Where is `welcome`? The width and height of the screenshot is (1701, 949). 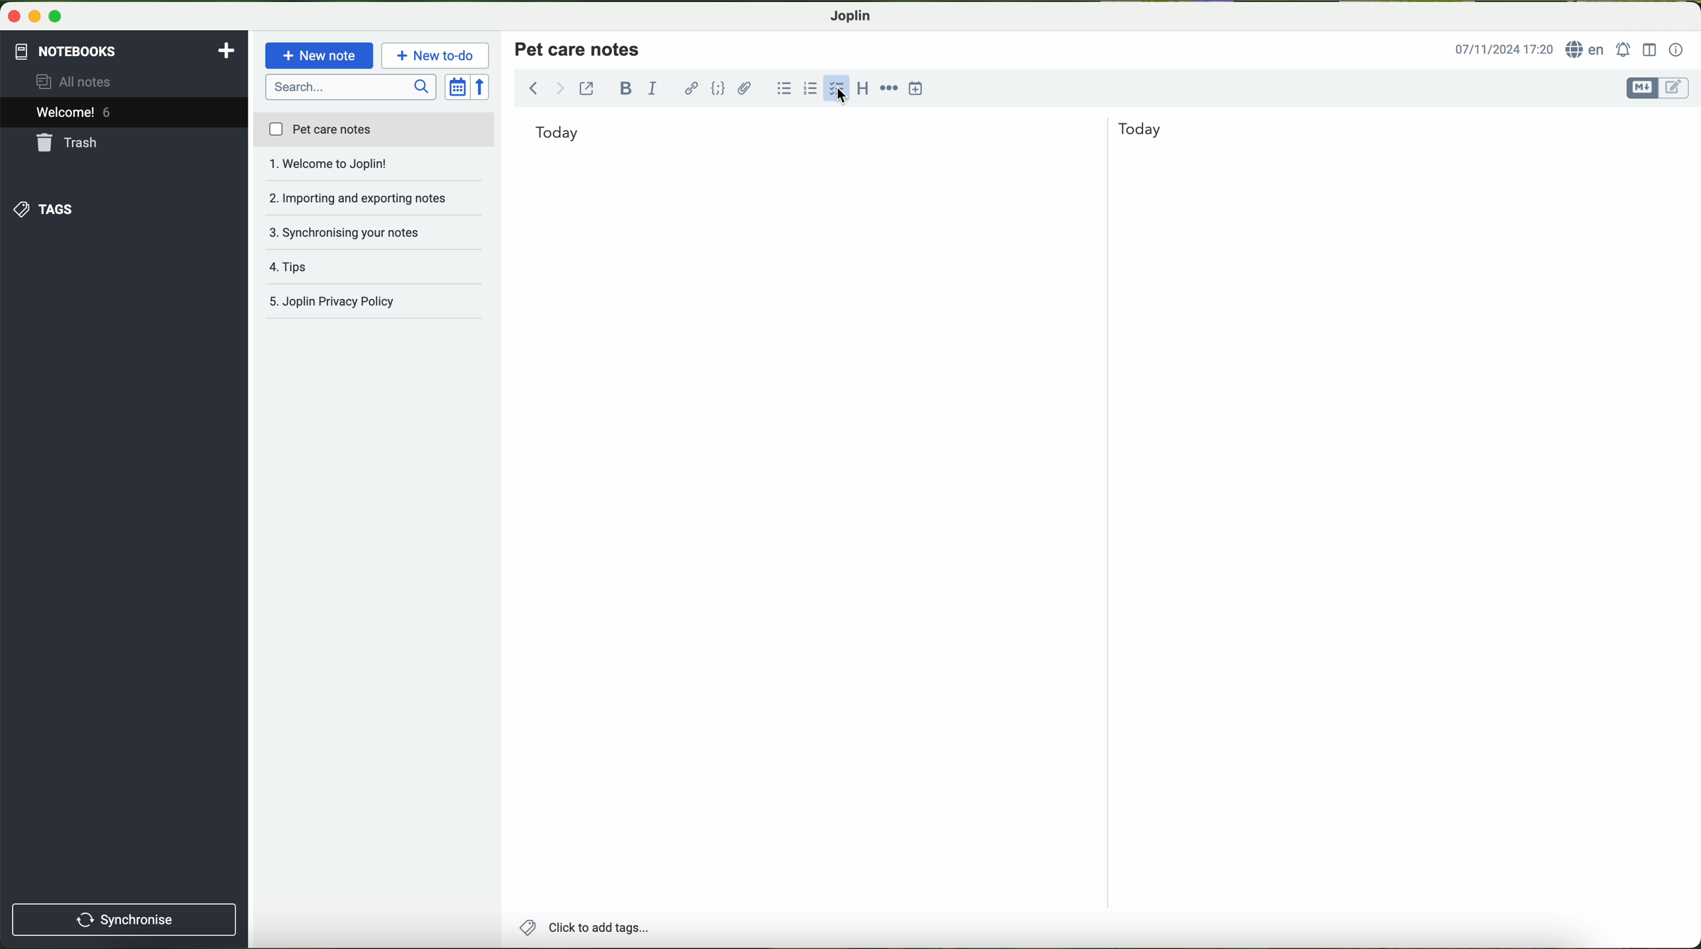 welcome is located at coordinates (123, 114).